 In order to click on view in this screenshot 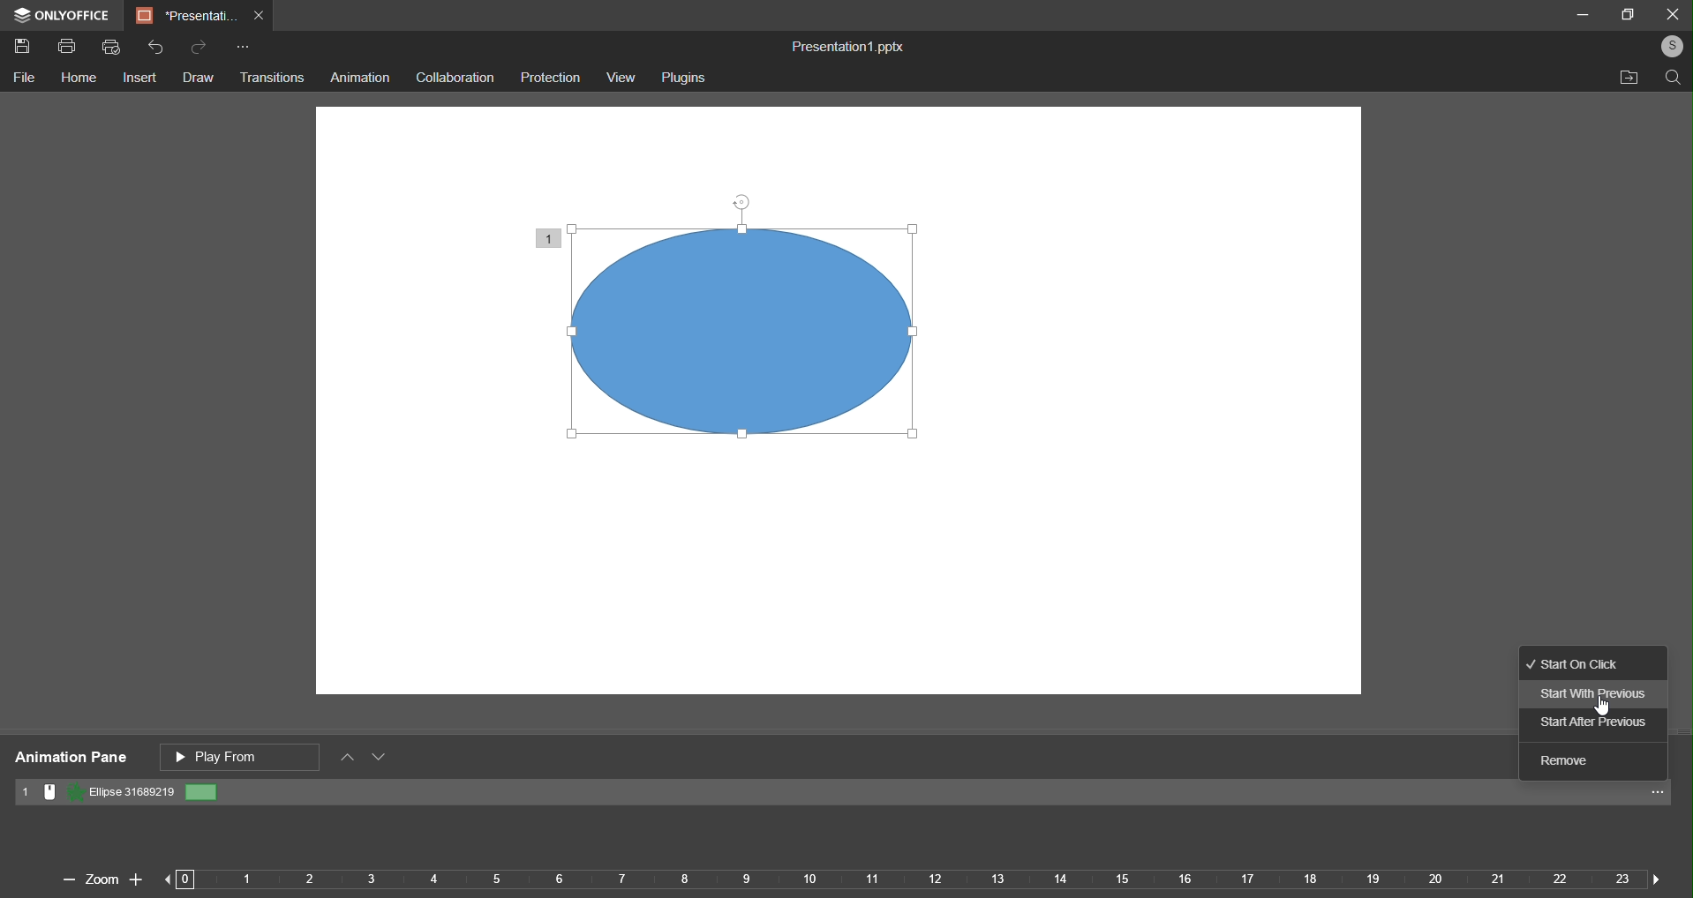, I will do `click(620, 78)`.